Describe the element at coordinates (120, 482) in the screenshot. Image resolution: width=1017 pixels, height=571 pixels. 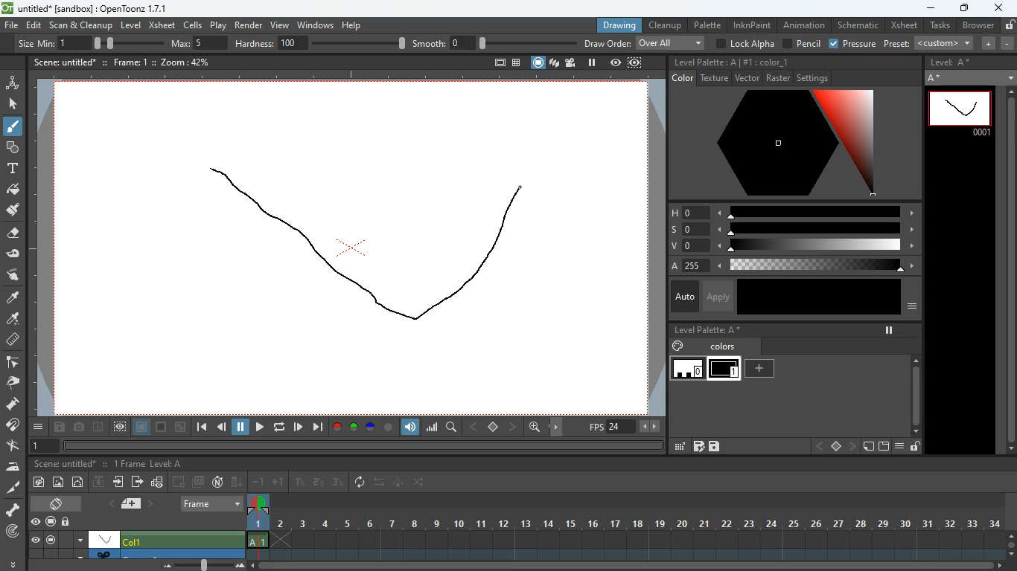
I see `move` at that location.